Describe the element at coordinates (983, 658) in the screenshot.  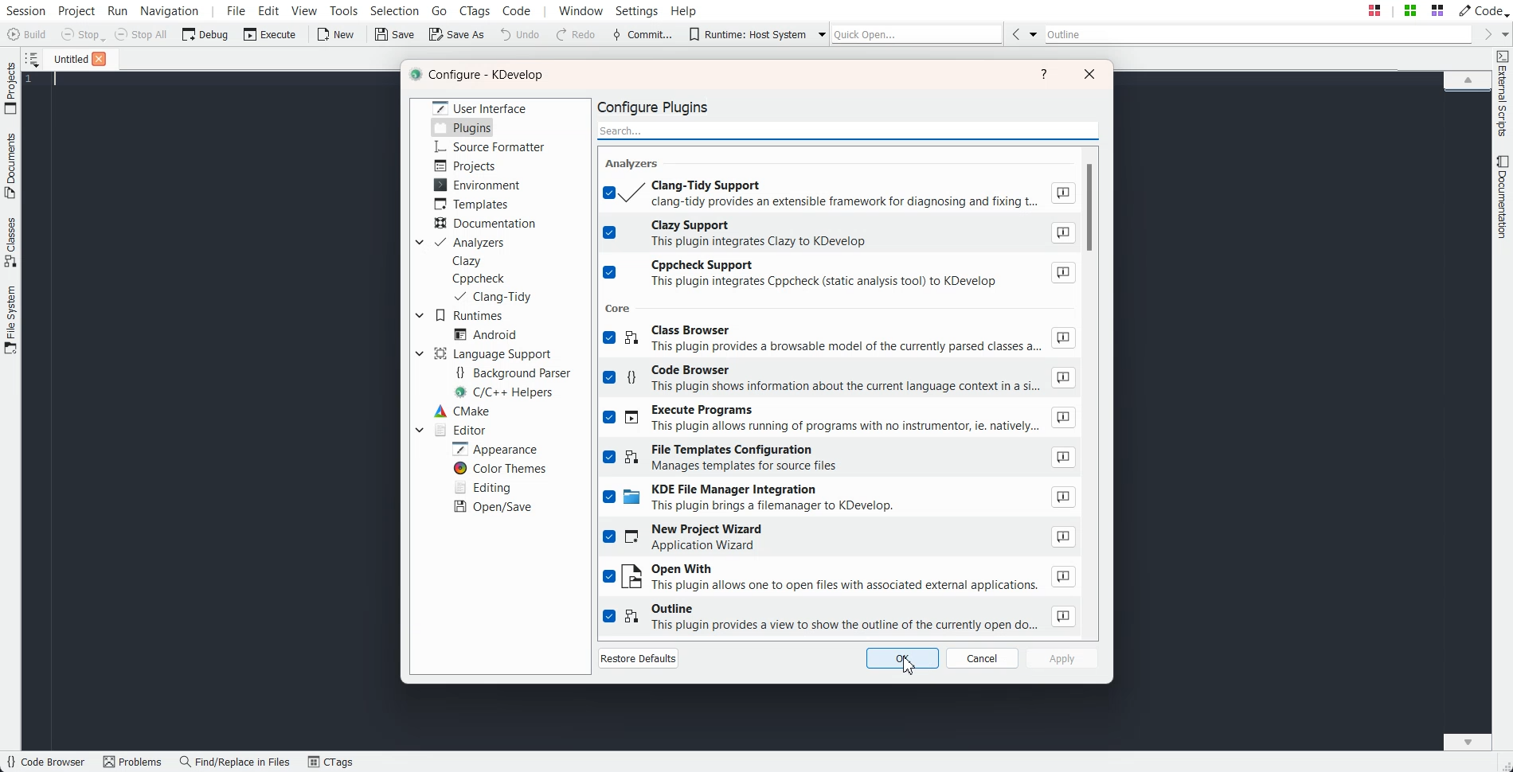
I see `Cancel` at that location.